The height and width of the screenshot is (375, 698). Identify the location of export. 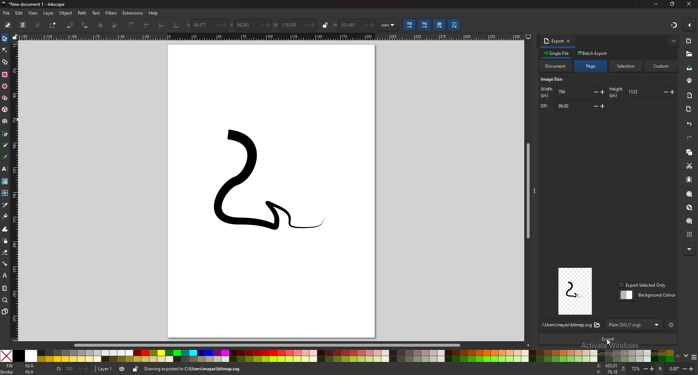
(689, 110).